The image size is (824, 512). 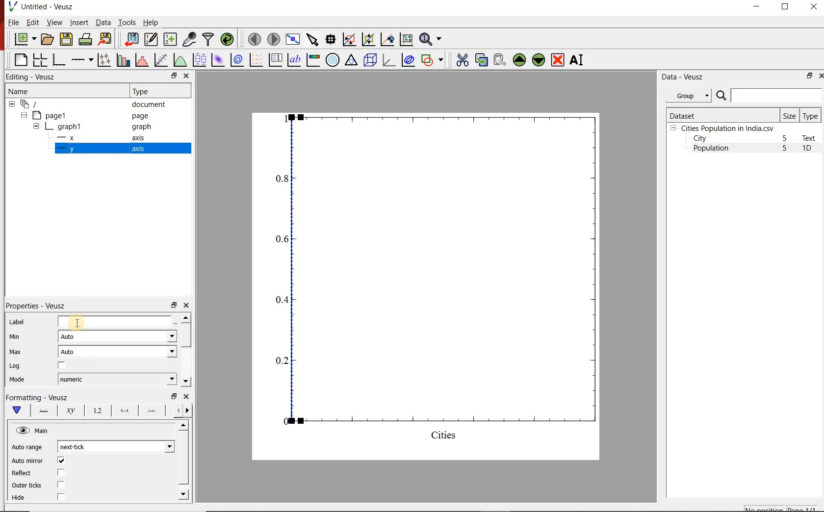 What do you see at coordinates (47, 39) in the screenshot?
I see `open a document` at bounding box center [47, 39].